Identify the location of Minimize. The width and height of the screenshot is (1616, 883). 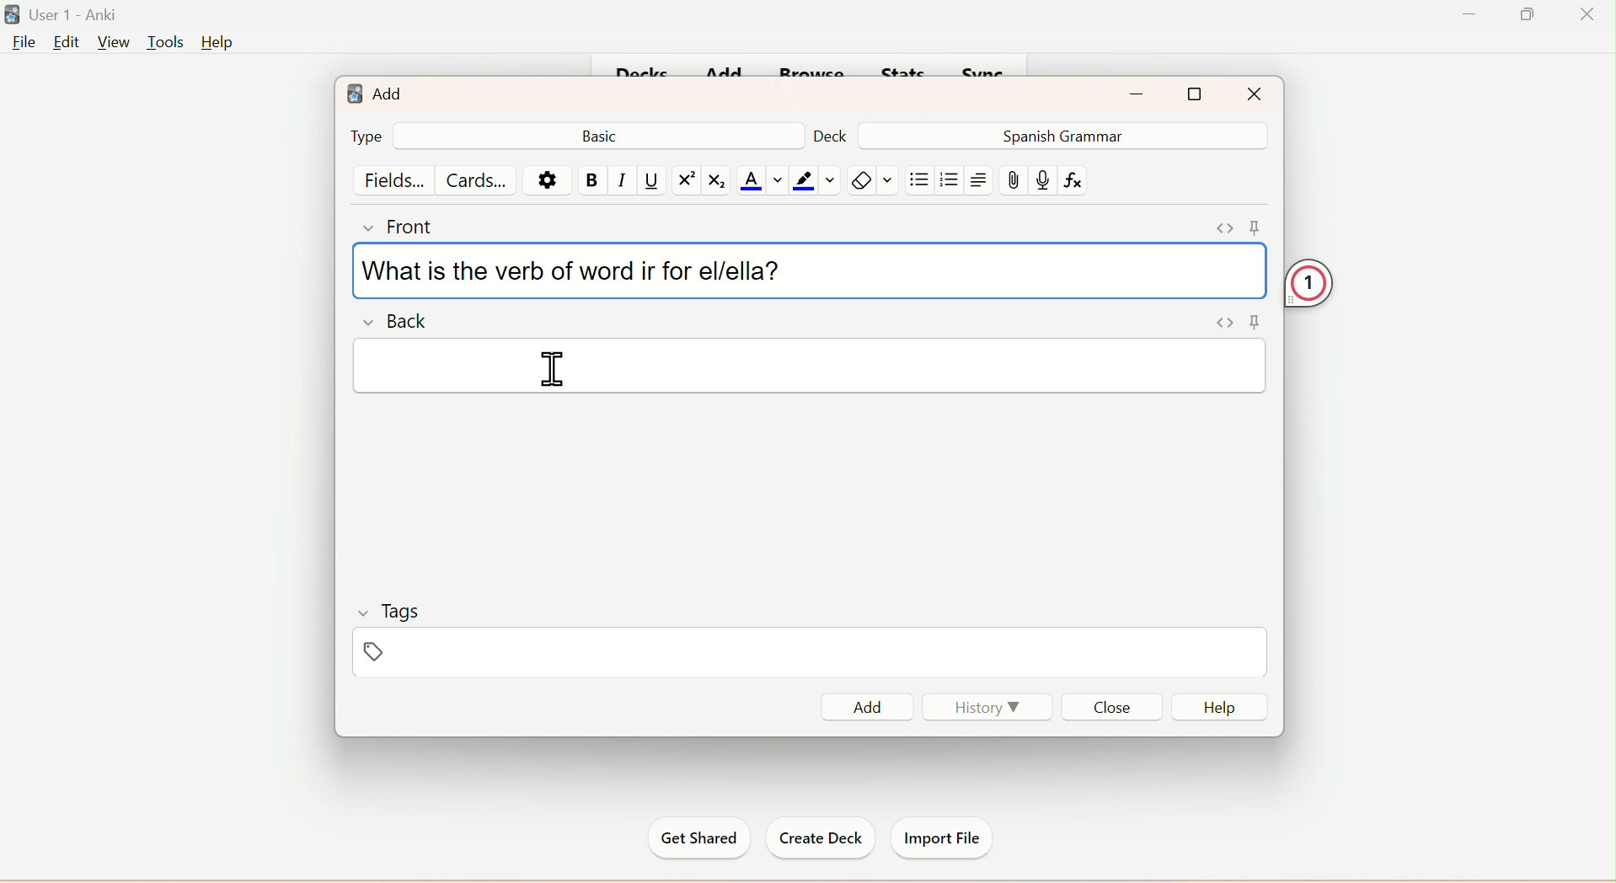
(1142, 92).